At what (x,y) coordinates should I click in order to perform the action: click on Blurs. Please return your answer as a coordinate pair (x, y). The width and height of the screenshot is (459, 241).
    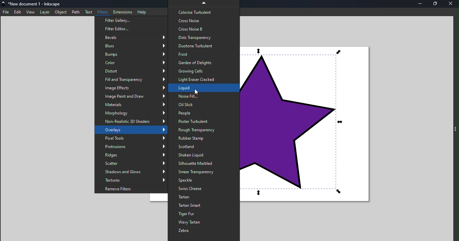
    Looking at the image, I should click on (130, 46).